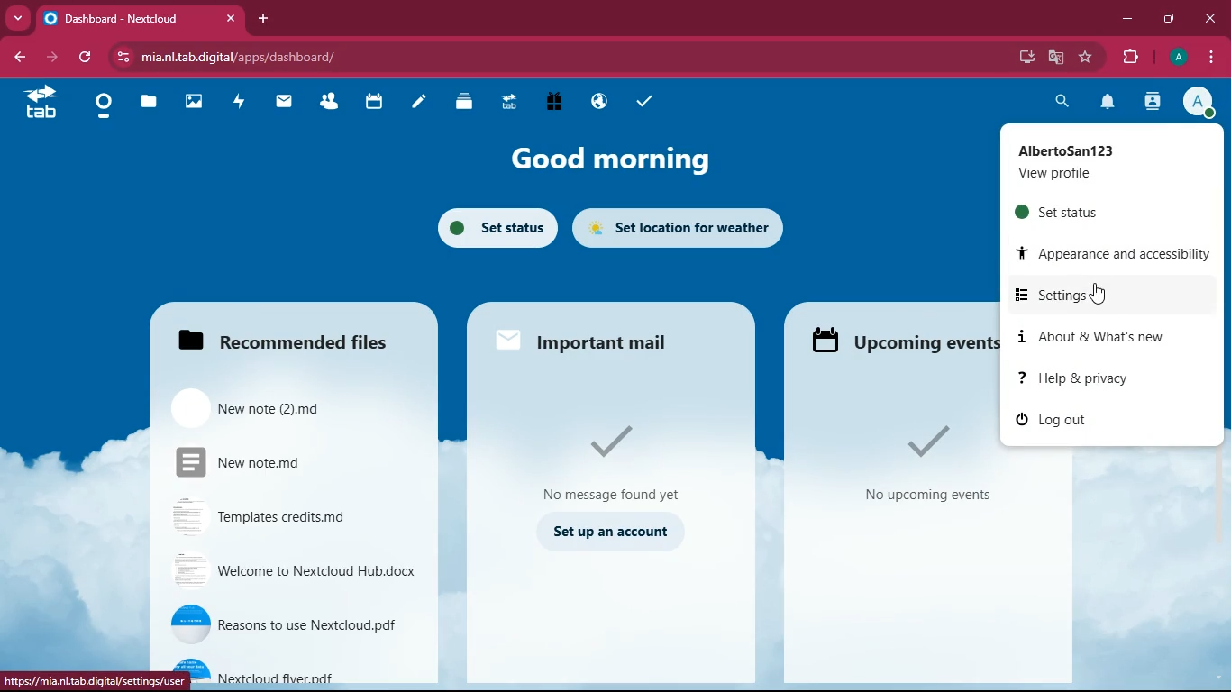  I want to click on add tab, so click(262, 18).